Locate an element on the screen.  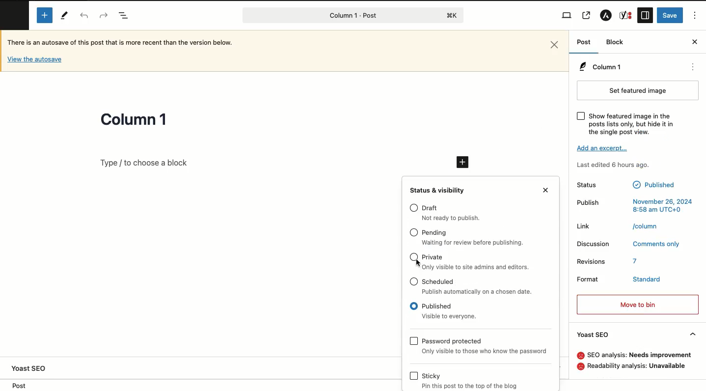
Close is located at coordinates (555, 45).